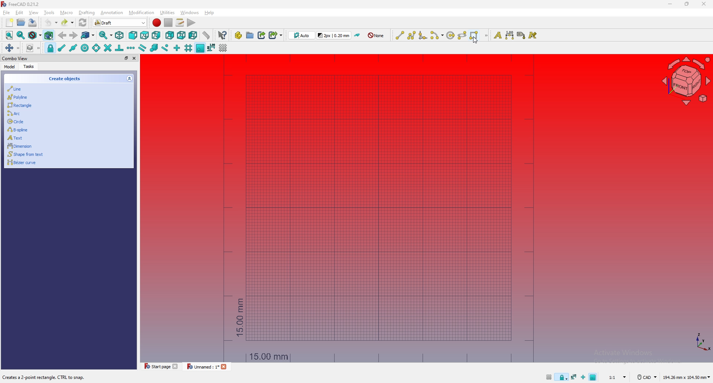 This screenshot has width=713, height=383. I want to click on cad , so click(646, 377).